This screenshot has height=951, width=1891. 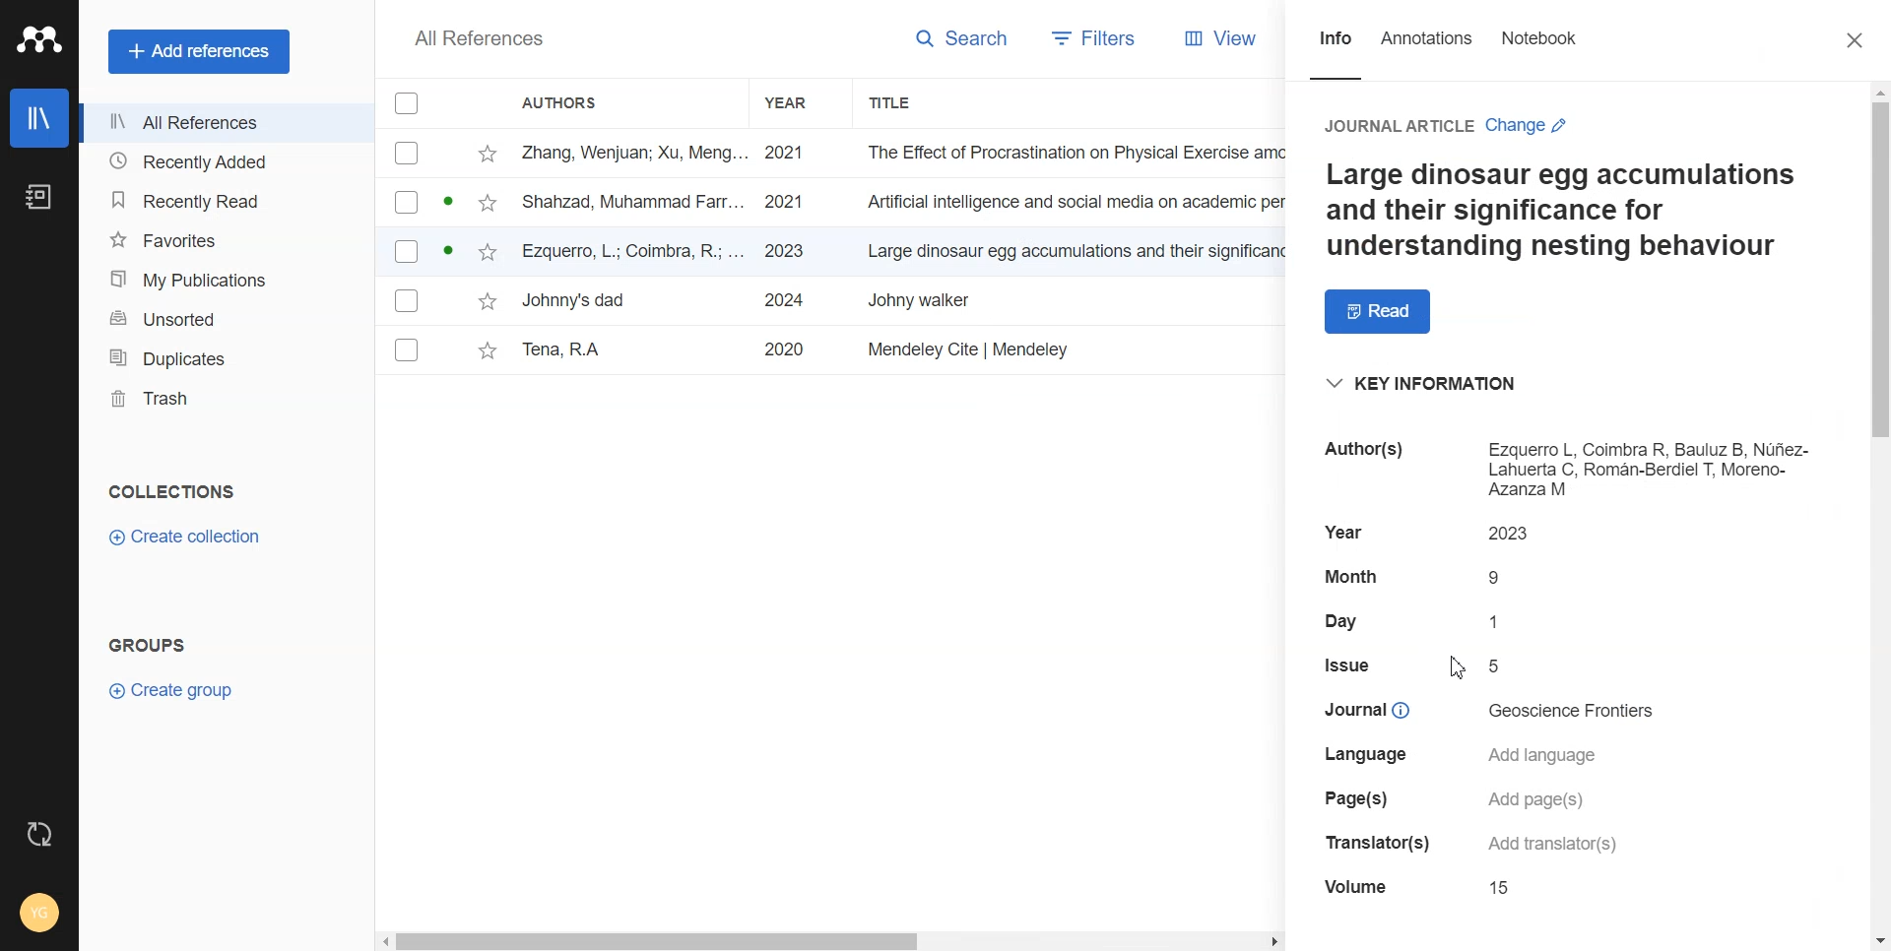 I want to click on Notebook, so click(x=1541, y=39).